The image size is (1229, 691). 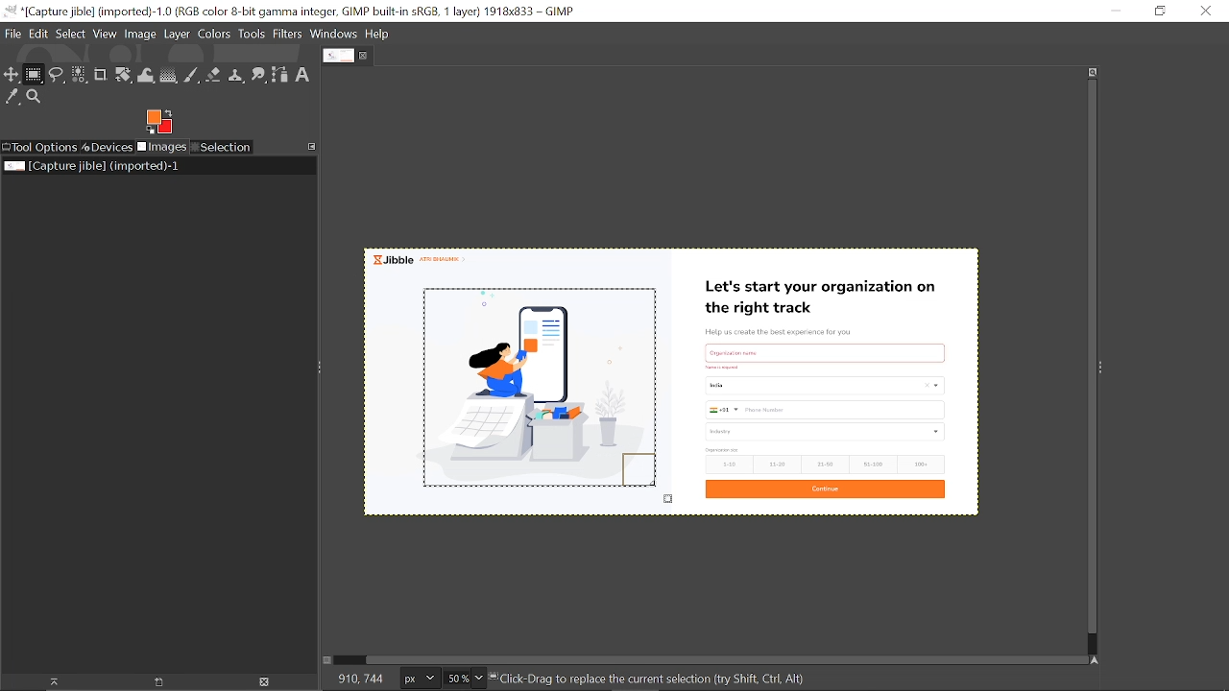 What do you see at coordinates (79, 76) in the screenshot?
I see `Select by color` at bounding box center [79, 76].